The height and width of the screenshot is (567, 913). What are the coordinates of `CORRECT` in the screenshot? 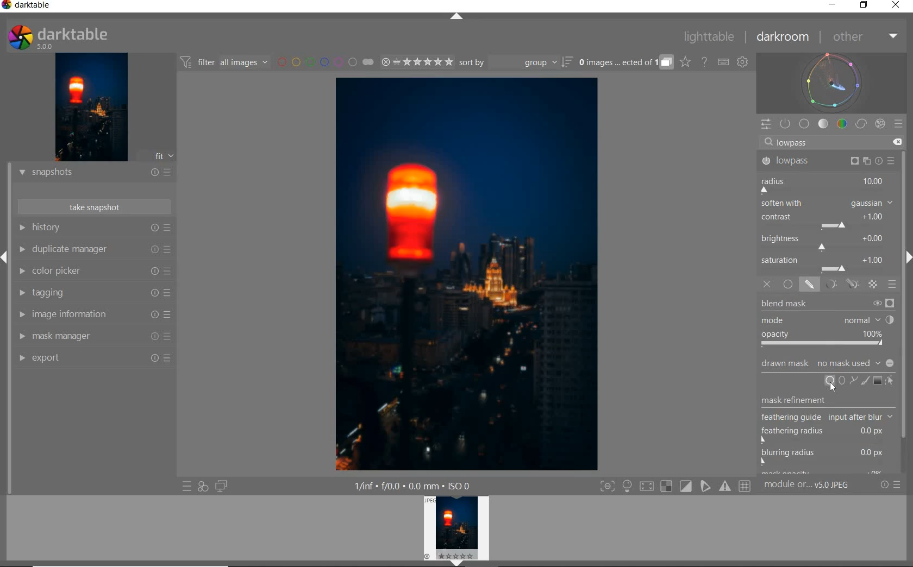 It's located at (861, 124).